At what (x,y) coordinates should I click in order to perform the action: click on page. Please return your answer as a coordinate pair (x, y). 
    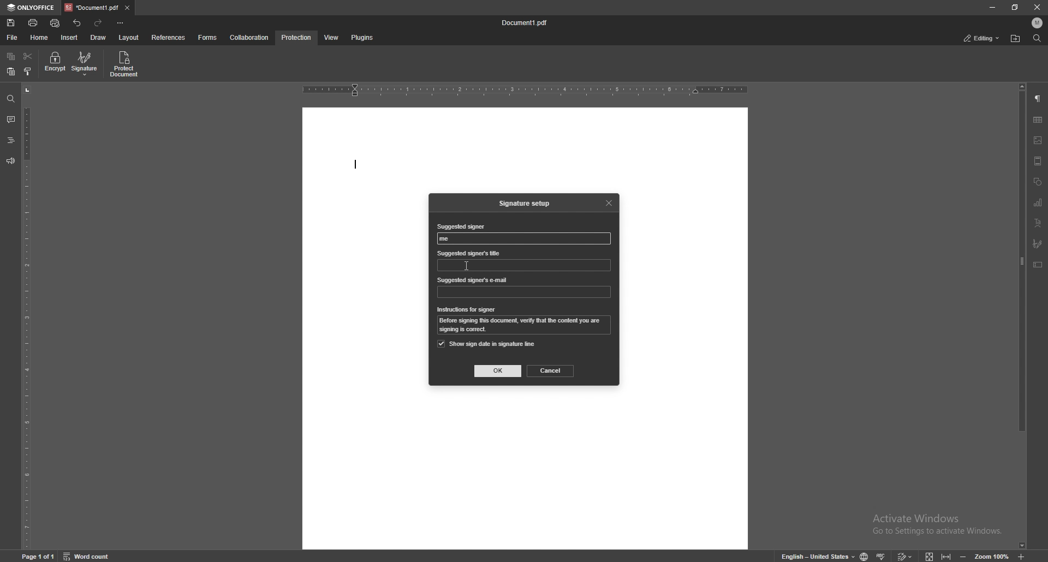
    Looking at the image, I should click on (40, 555).